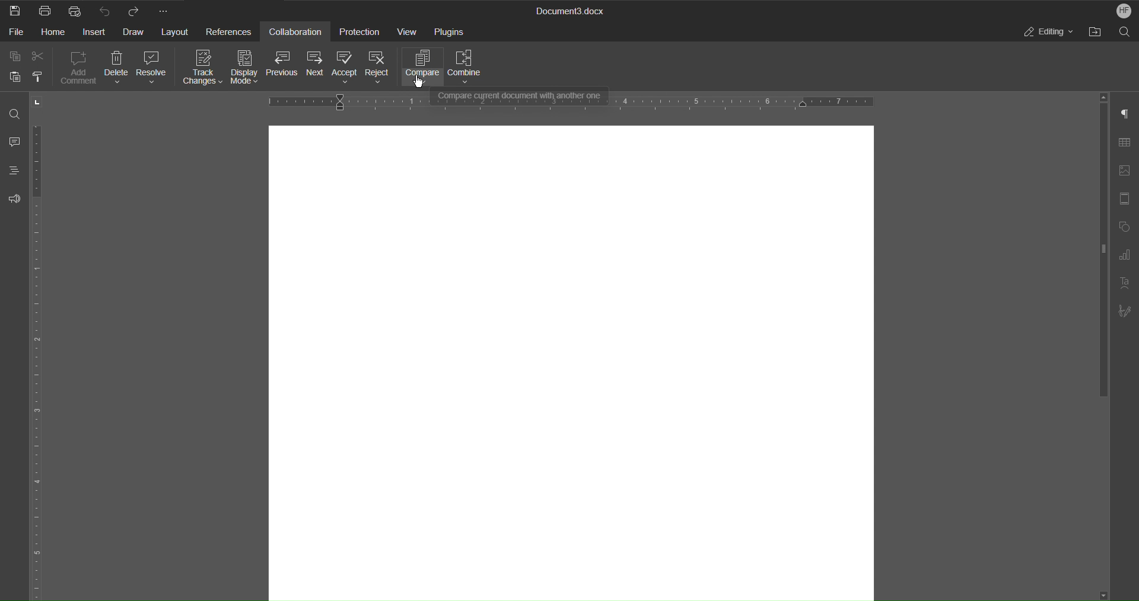 The width and height of the screenshot is (1139, 601). Describe the element at coordinates (314, 67) in the screenshot. I see `Next` at that location.